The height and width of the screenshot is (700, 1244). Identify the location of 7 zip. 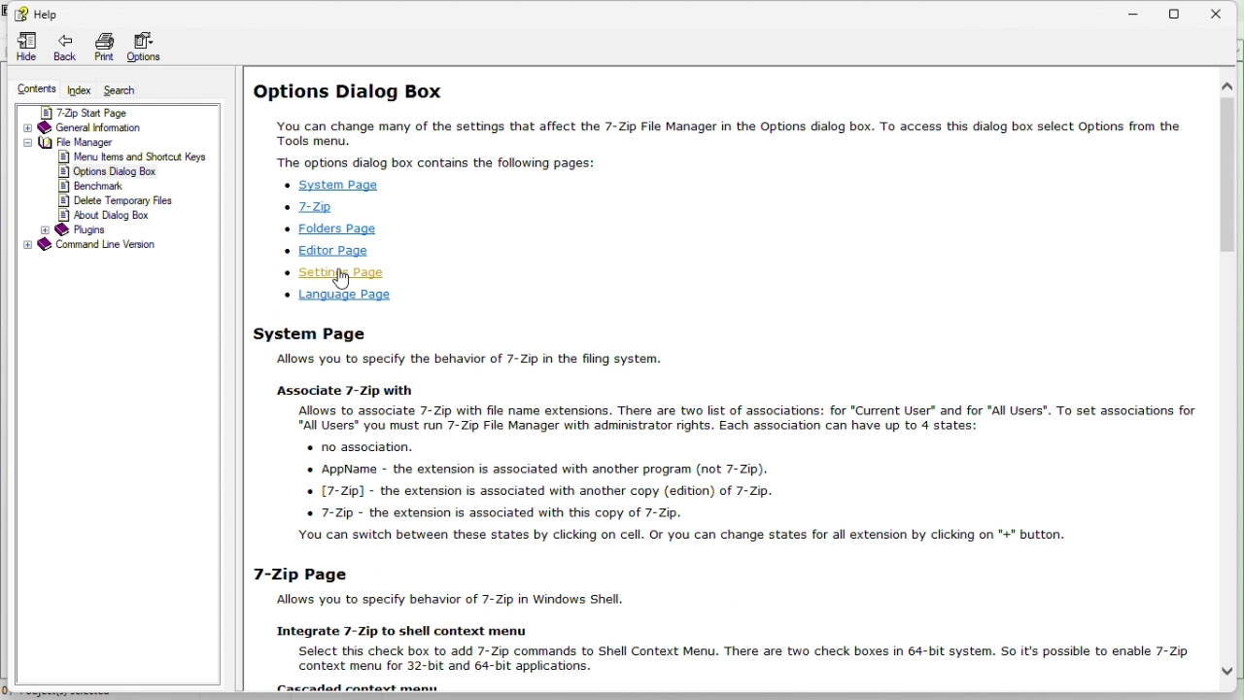
(311, 207).